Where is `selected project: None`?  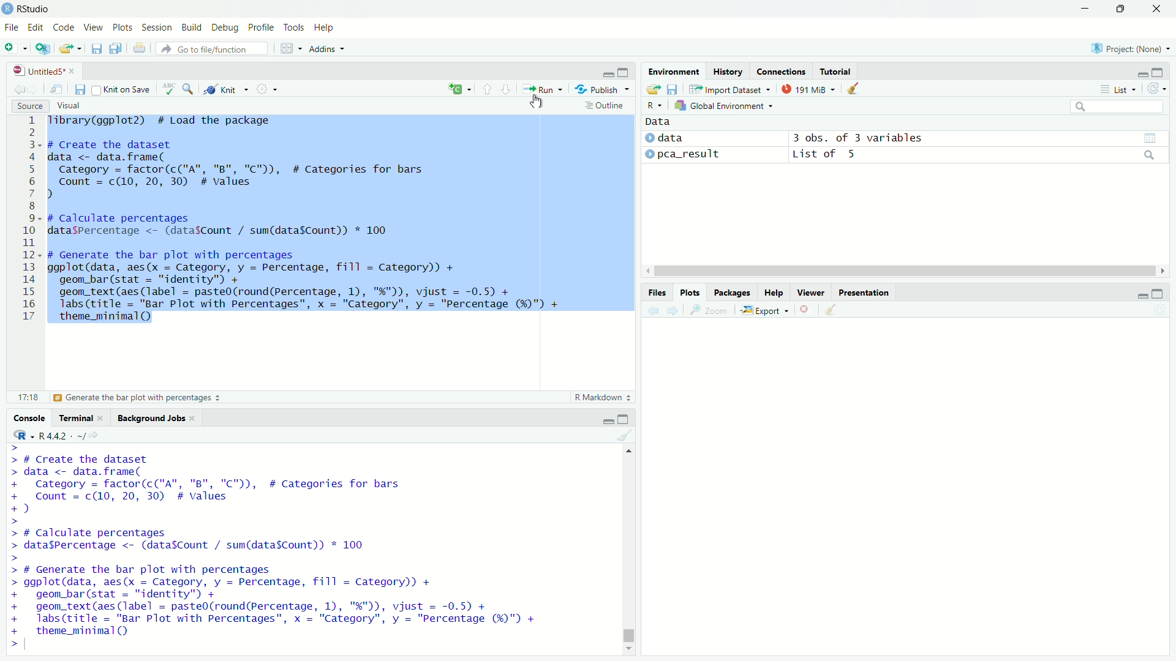
selected project: None is located at coordinates (1132, 48).